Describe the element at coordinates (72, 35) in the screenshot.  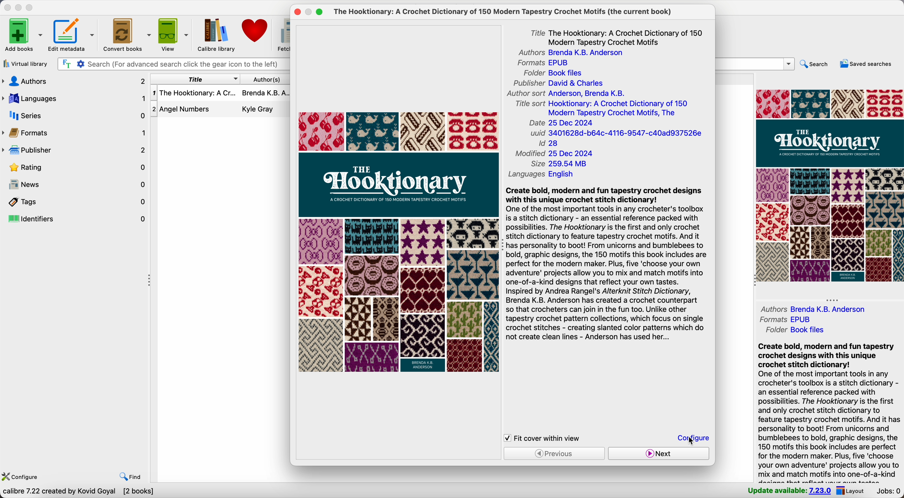
I see `edit metadata` at that location.